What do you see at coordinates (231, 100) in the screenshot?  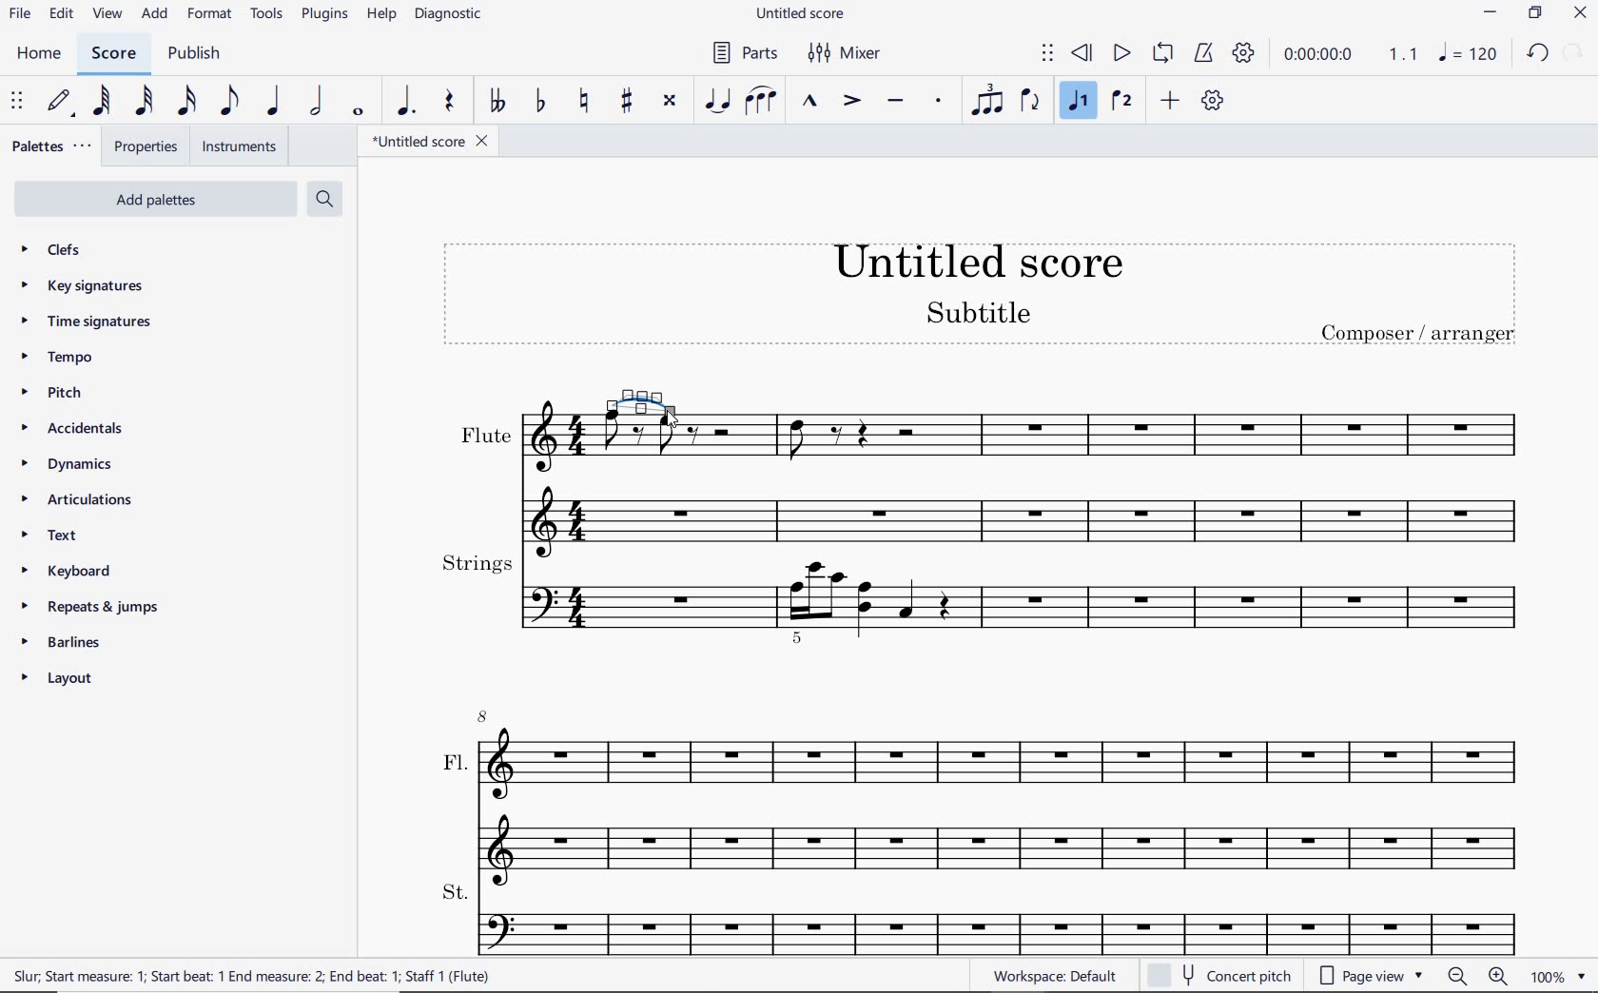 I see `EIGHTH NOTE` at bounding box center [231, 100].